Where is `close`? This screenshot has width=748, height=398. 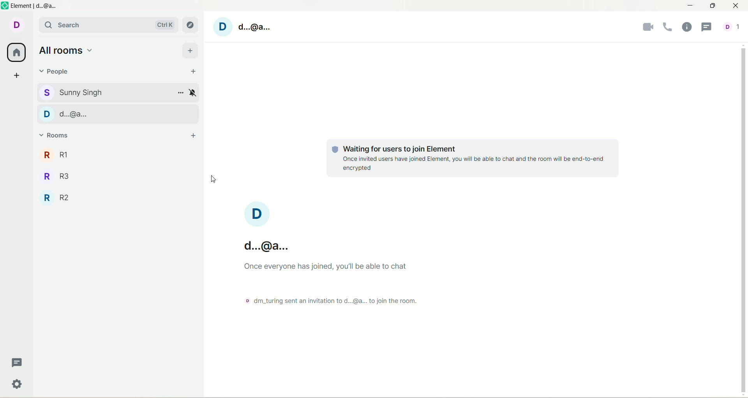
close is located at coordinates (738, 5).